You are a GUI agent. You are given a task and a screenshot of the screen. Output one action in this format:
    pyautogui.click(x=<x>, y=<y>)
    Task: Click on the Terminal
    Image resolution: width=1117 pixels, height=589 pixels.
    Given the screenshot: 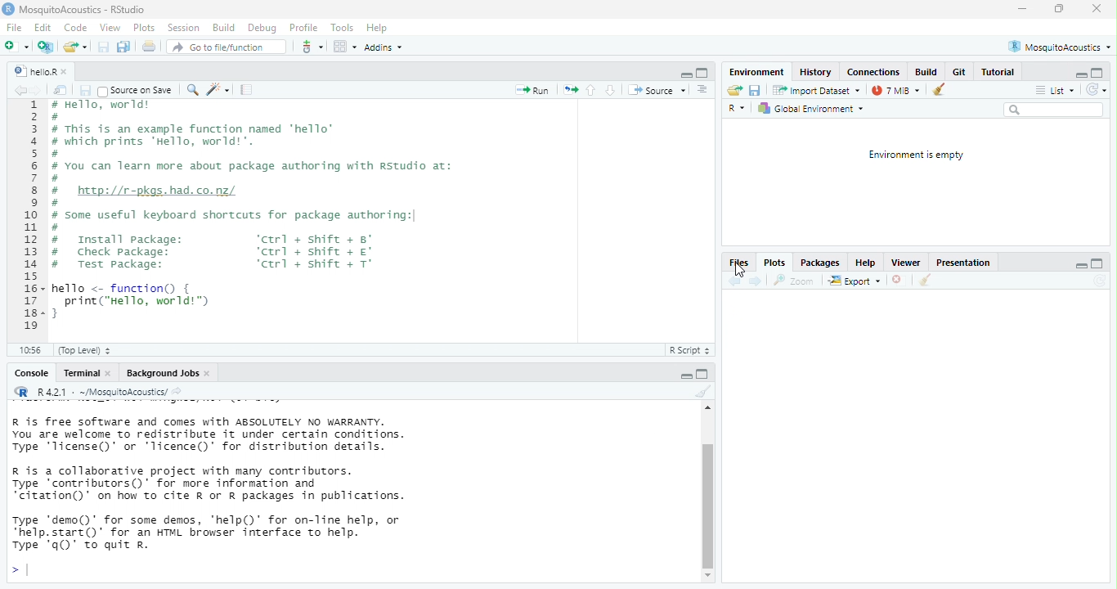 What is the action you would take?
    pyautogui.click(x=81, y=374)
    